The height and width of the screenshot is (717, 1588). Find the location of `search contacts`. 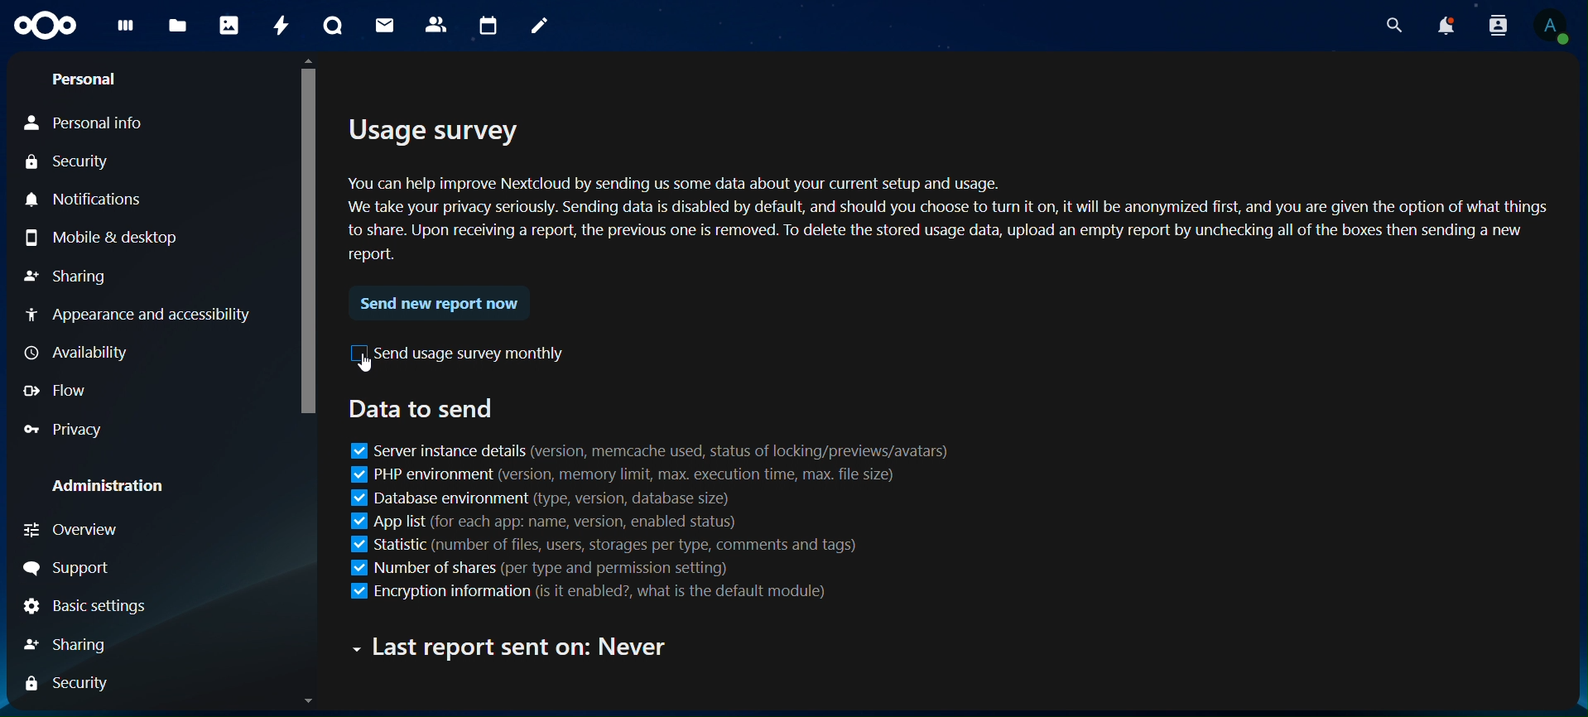

search contacts is located at coordinates (1498, 25).